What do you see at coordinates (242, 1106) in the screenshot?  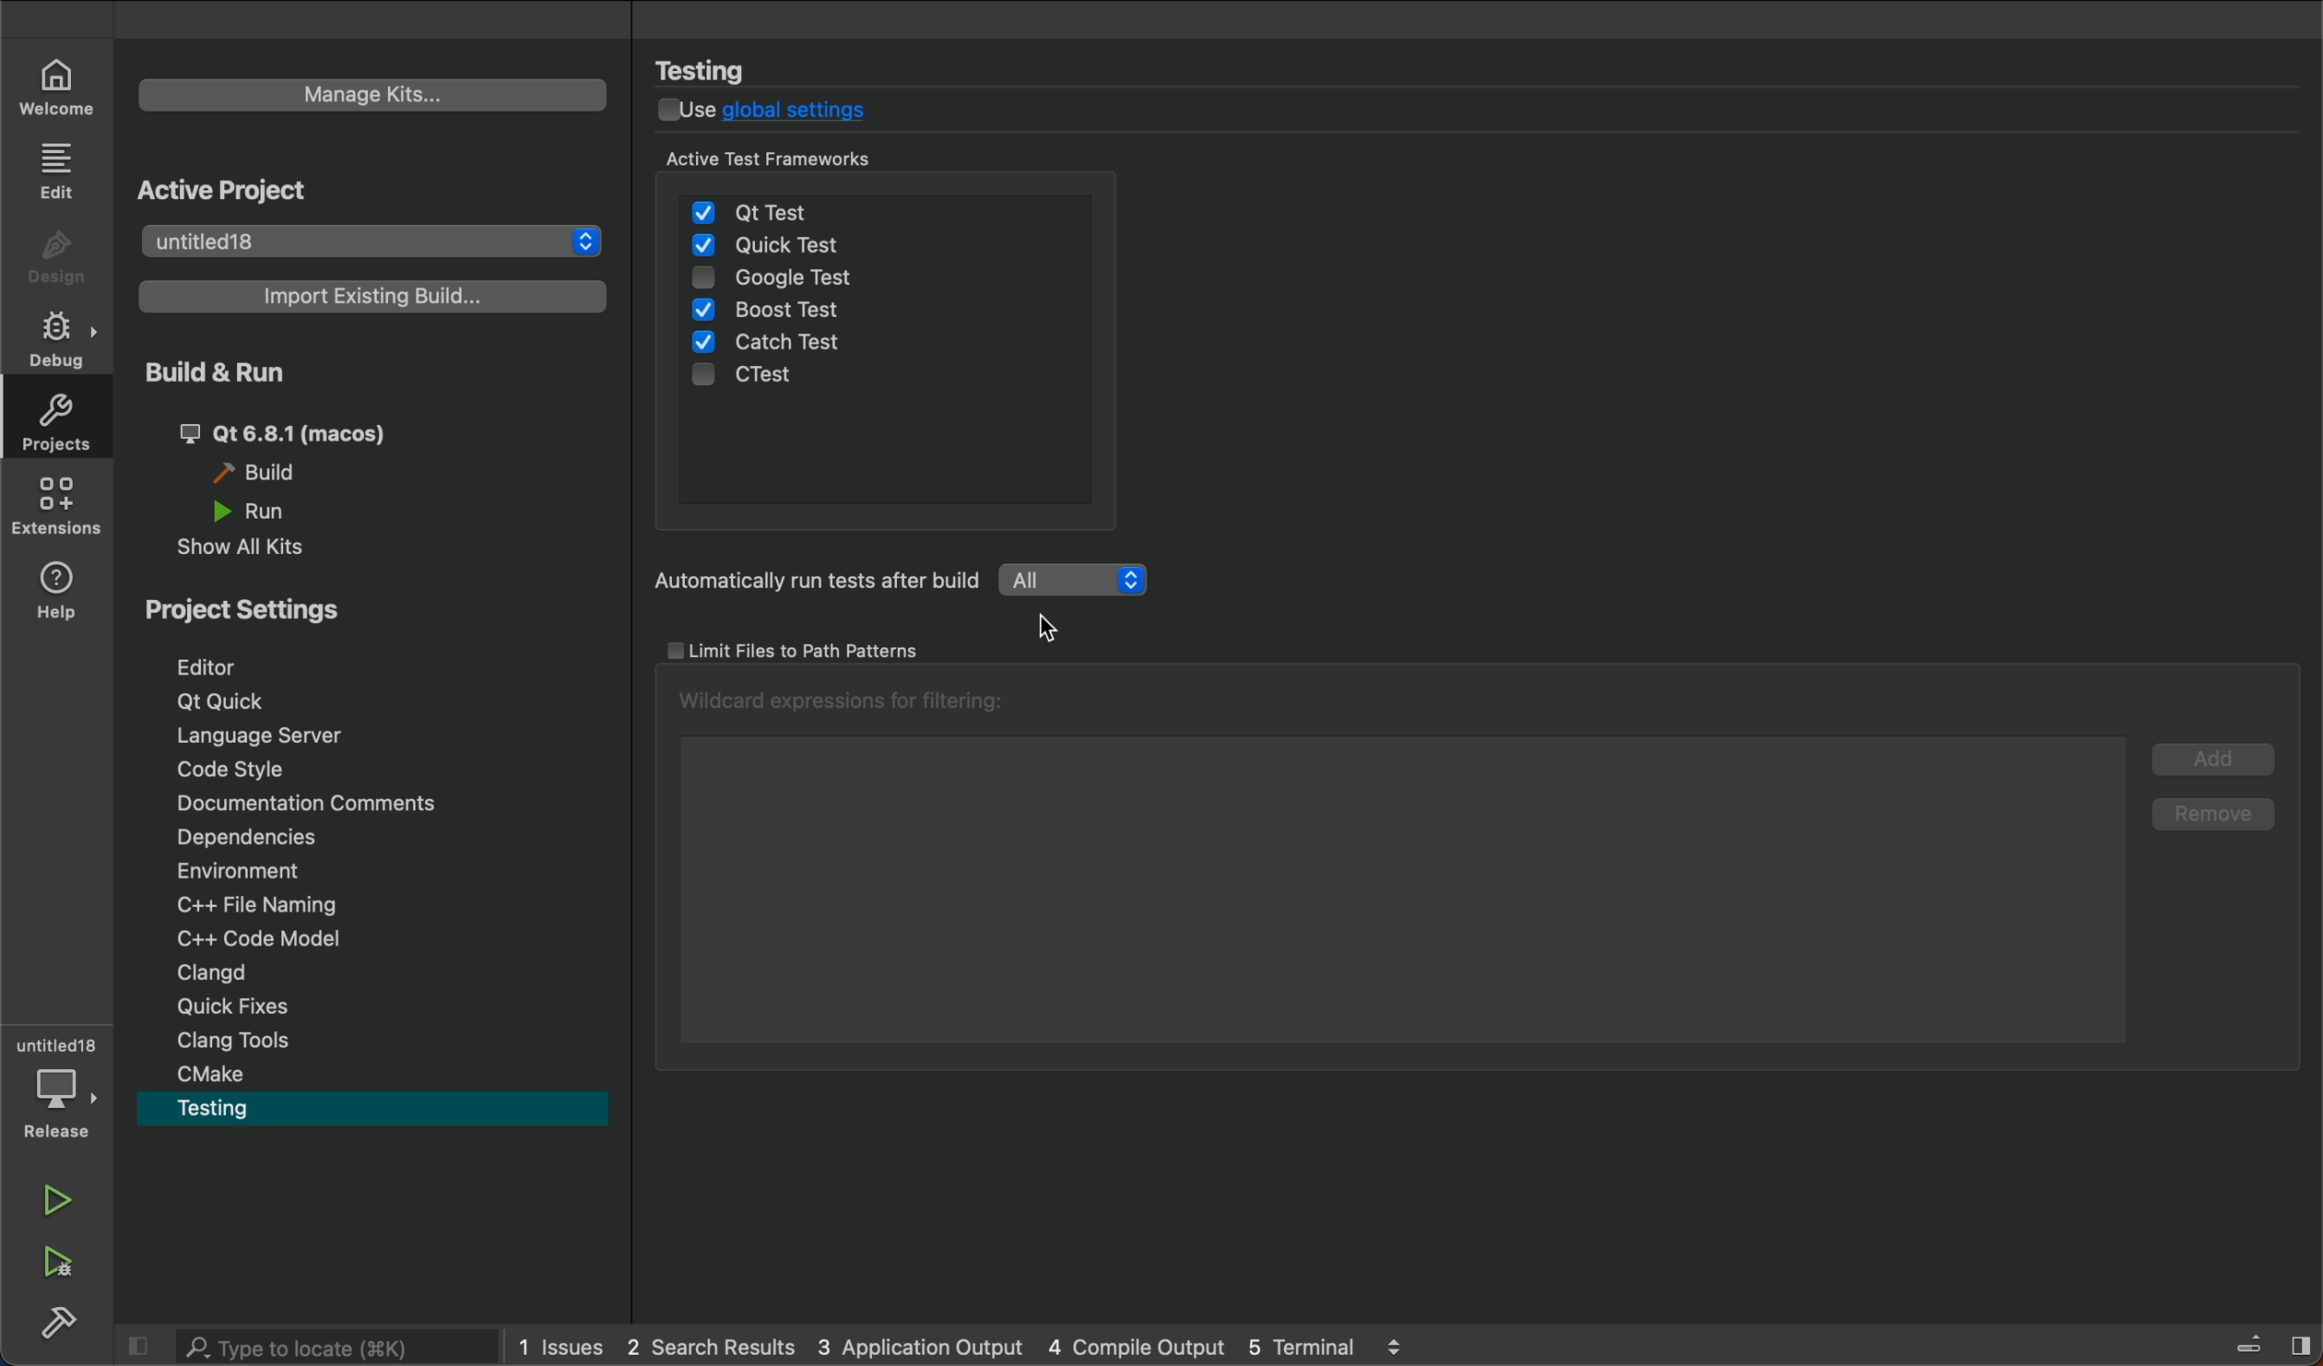 I see `testing ` at bounding box center [242, 1106].